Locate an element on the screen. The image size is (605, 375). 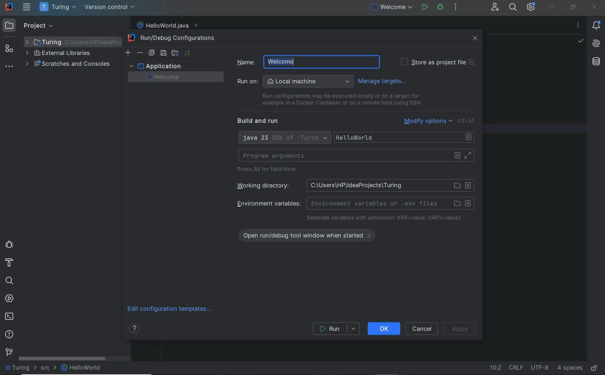
problems is located at coordinates (9, 335).